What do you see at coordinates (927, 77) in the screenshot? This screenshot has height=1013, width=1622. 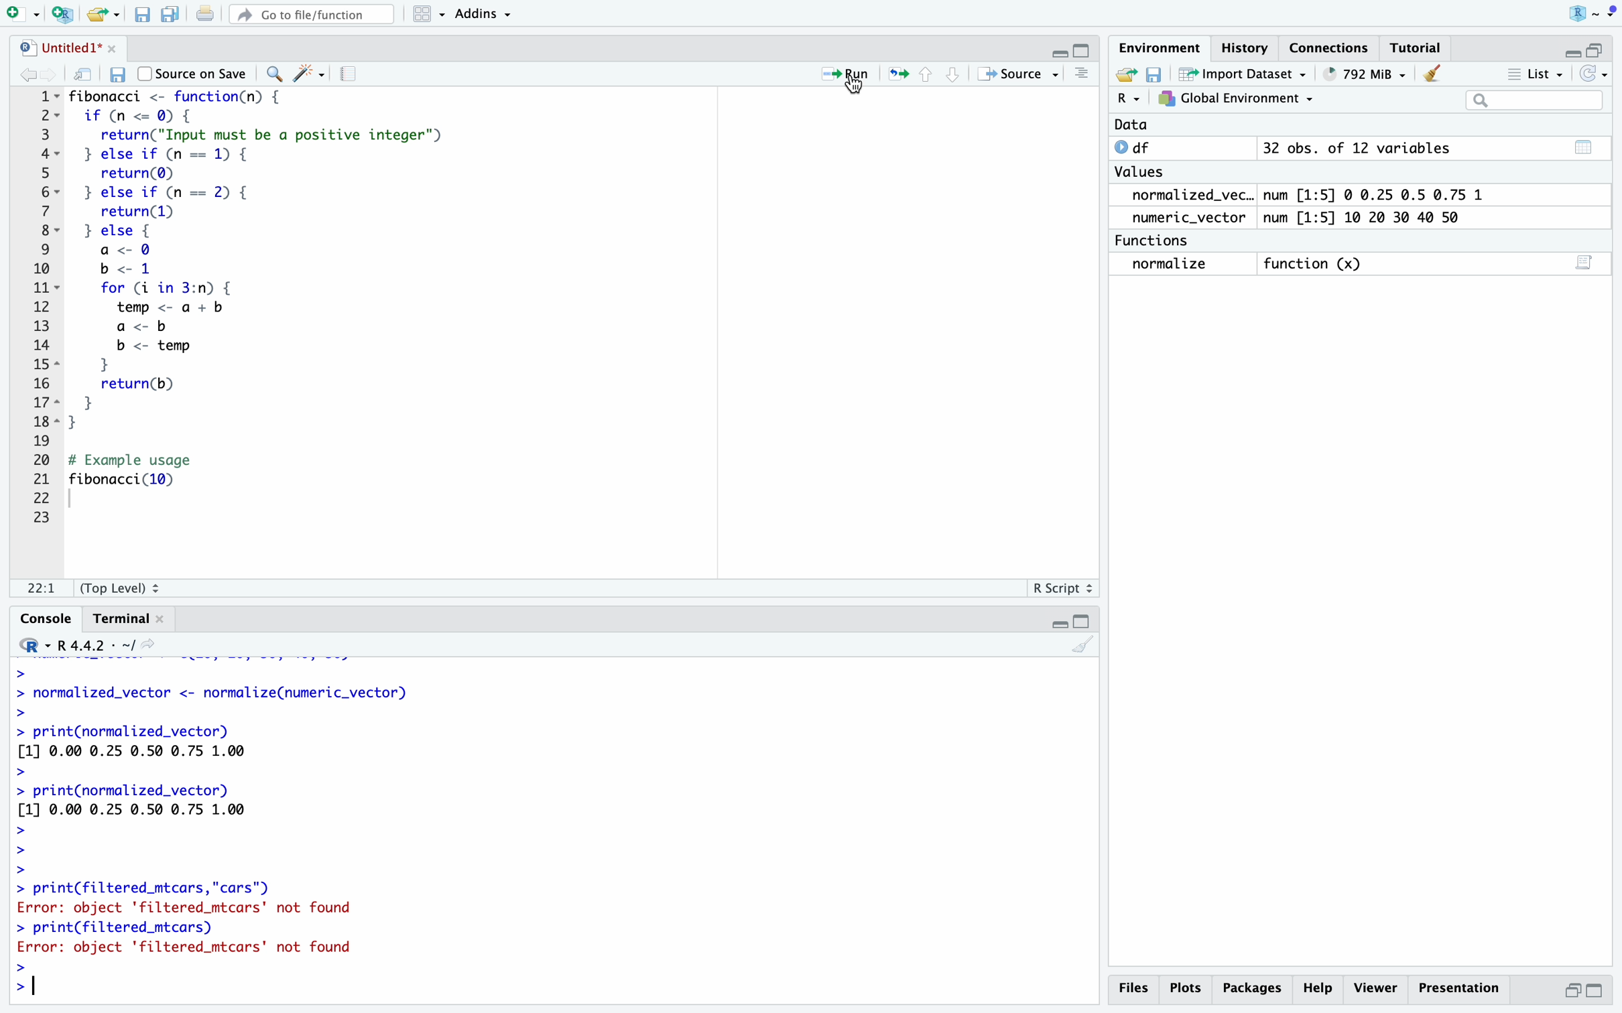 I see `go to previous chunk/section` at bounding box center [927, 77].